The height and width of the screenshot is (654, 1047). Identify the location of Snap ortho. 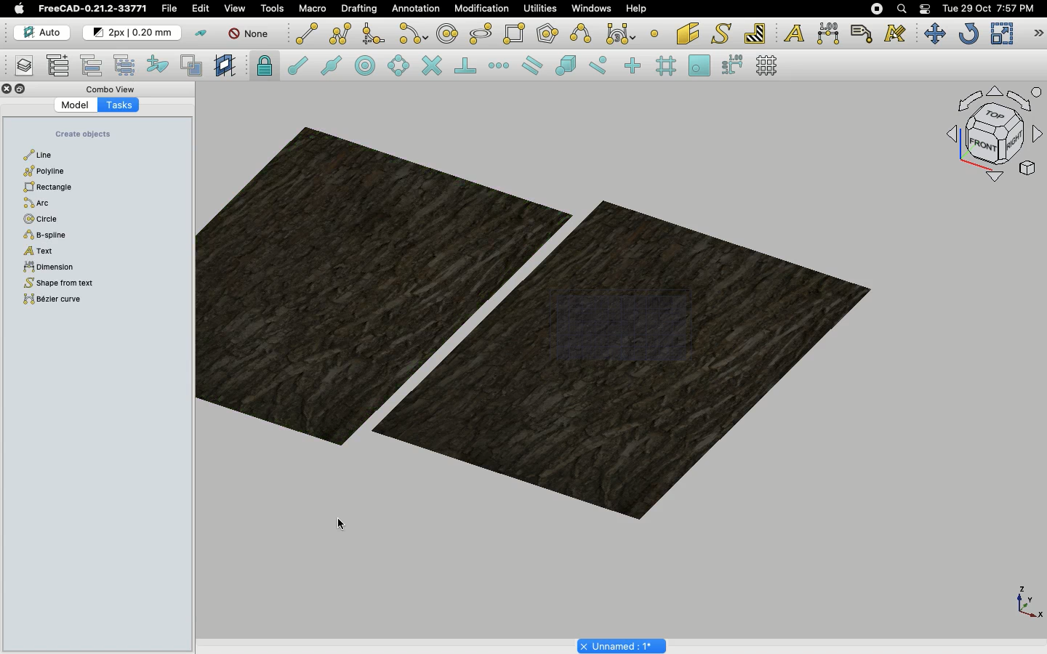
(635, 67).